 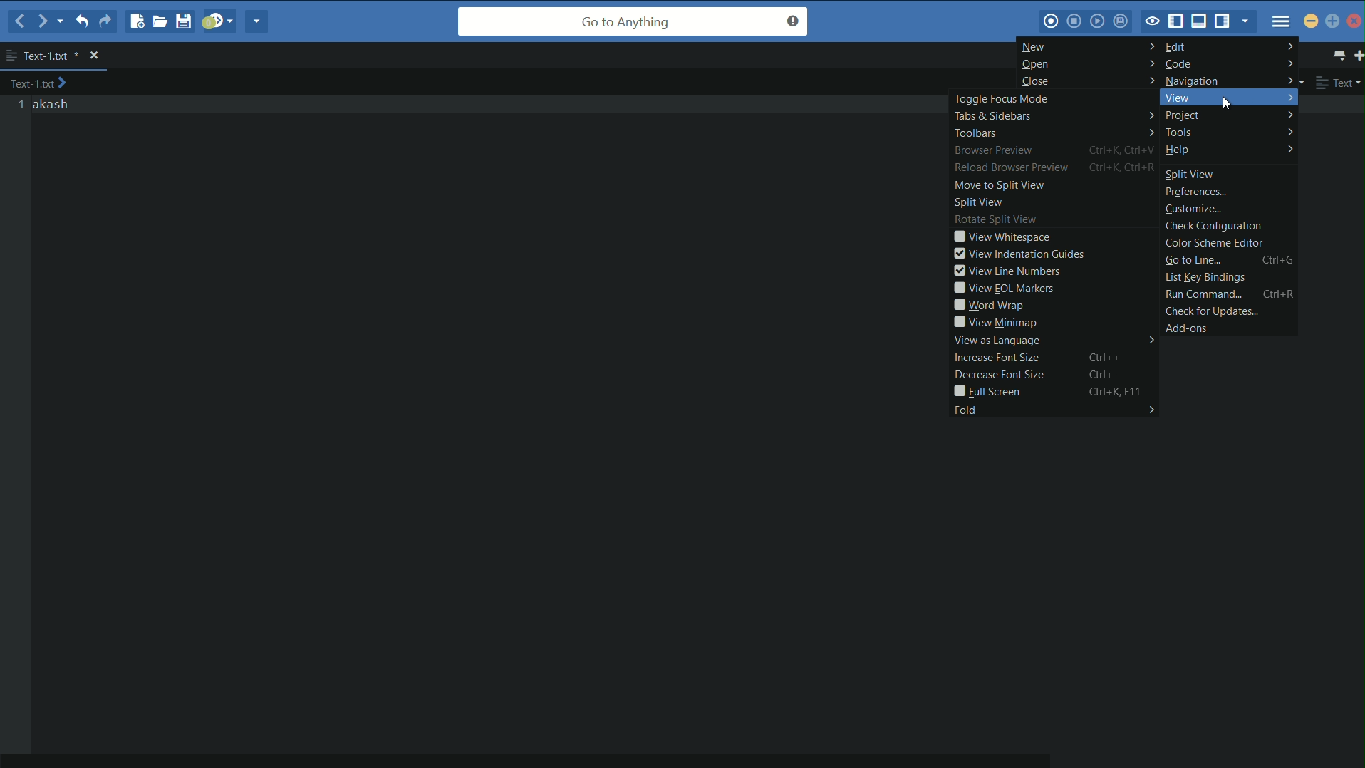 What do you see at coordinates (105, 21) in the screenshot?
I see `redo` at bounding box center [105, 21].